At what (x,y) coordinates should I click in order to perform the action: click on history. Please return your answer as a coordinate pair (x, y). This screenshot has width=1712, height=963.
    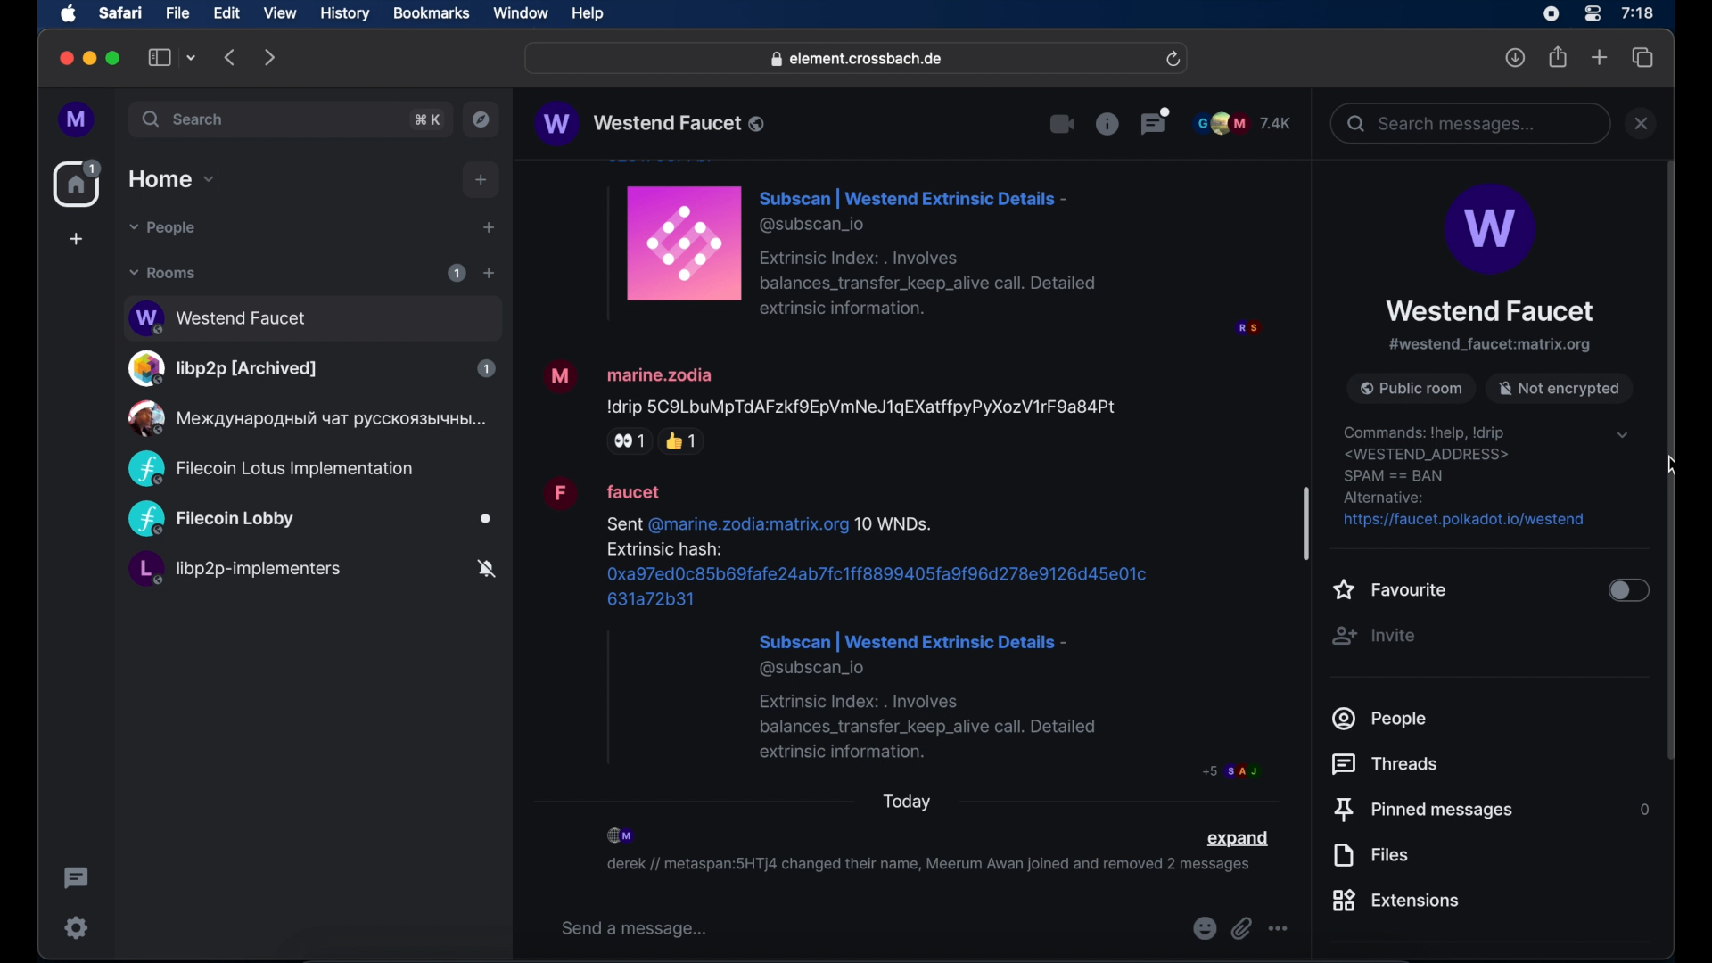
    Looking at the image, I should click on (345, 14).